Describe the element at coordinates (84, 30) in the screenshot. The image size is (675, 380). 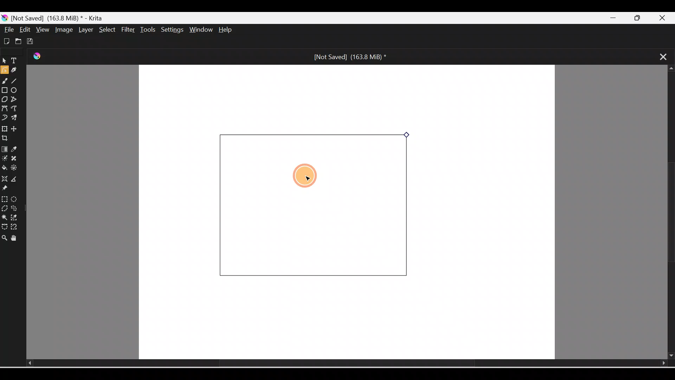
I see `Layer` at that location.